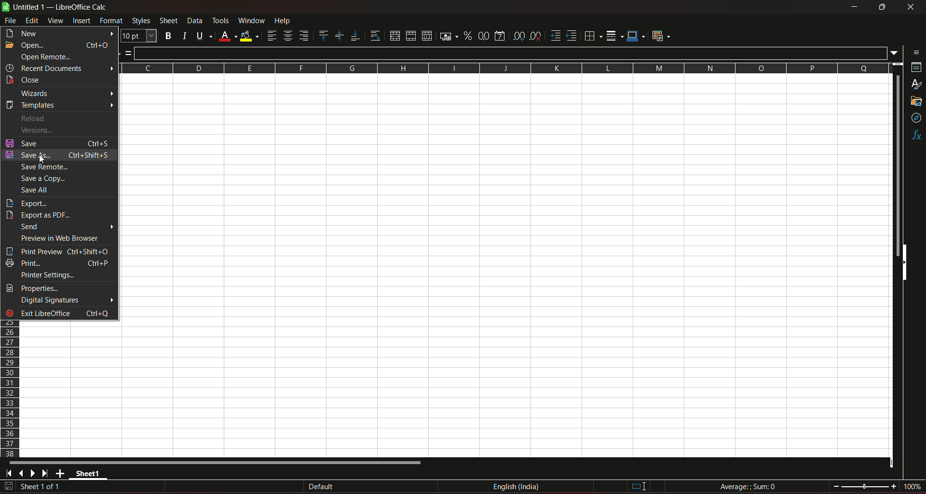  Describe the element at coordinates (615, 35) in the screenshot. I see `border style` at that location.